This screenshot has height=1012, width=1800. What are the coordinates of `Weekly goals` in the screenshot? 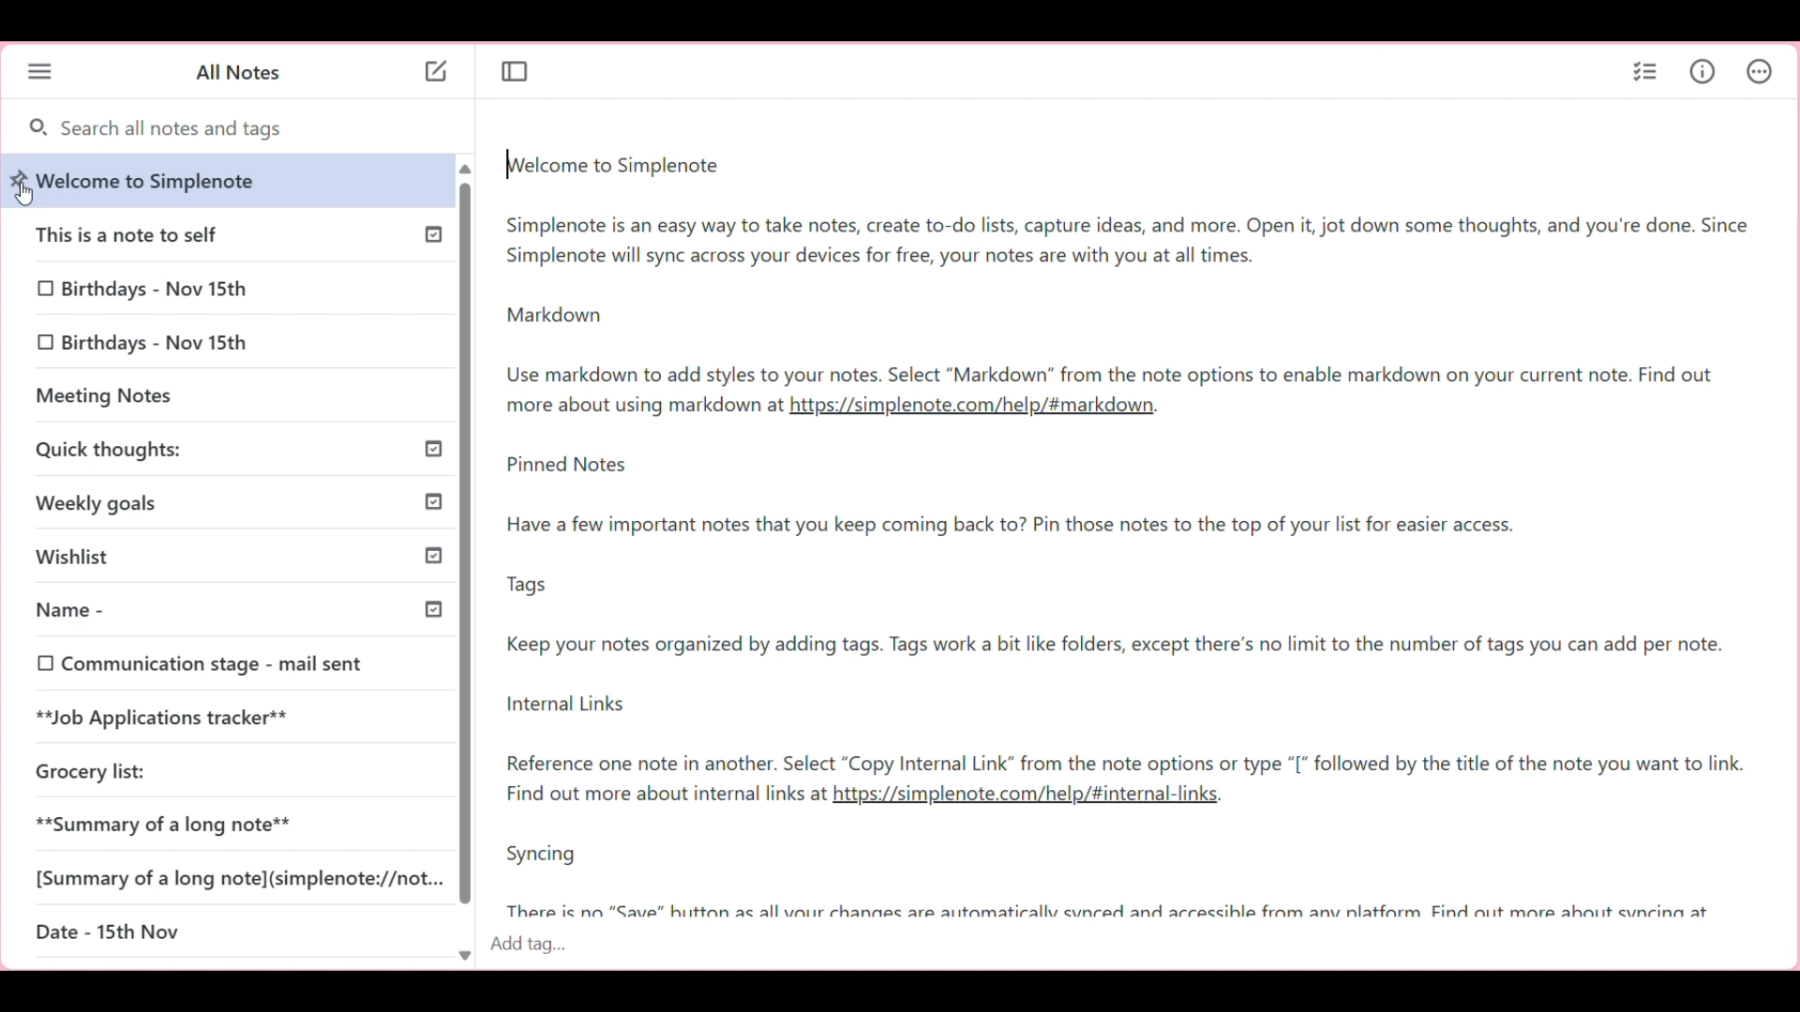 It's located at (173, 507).